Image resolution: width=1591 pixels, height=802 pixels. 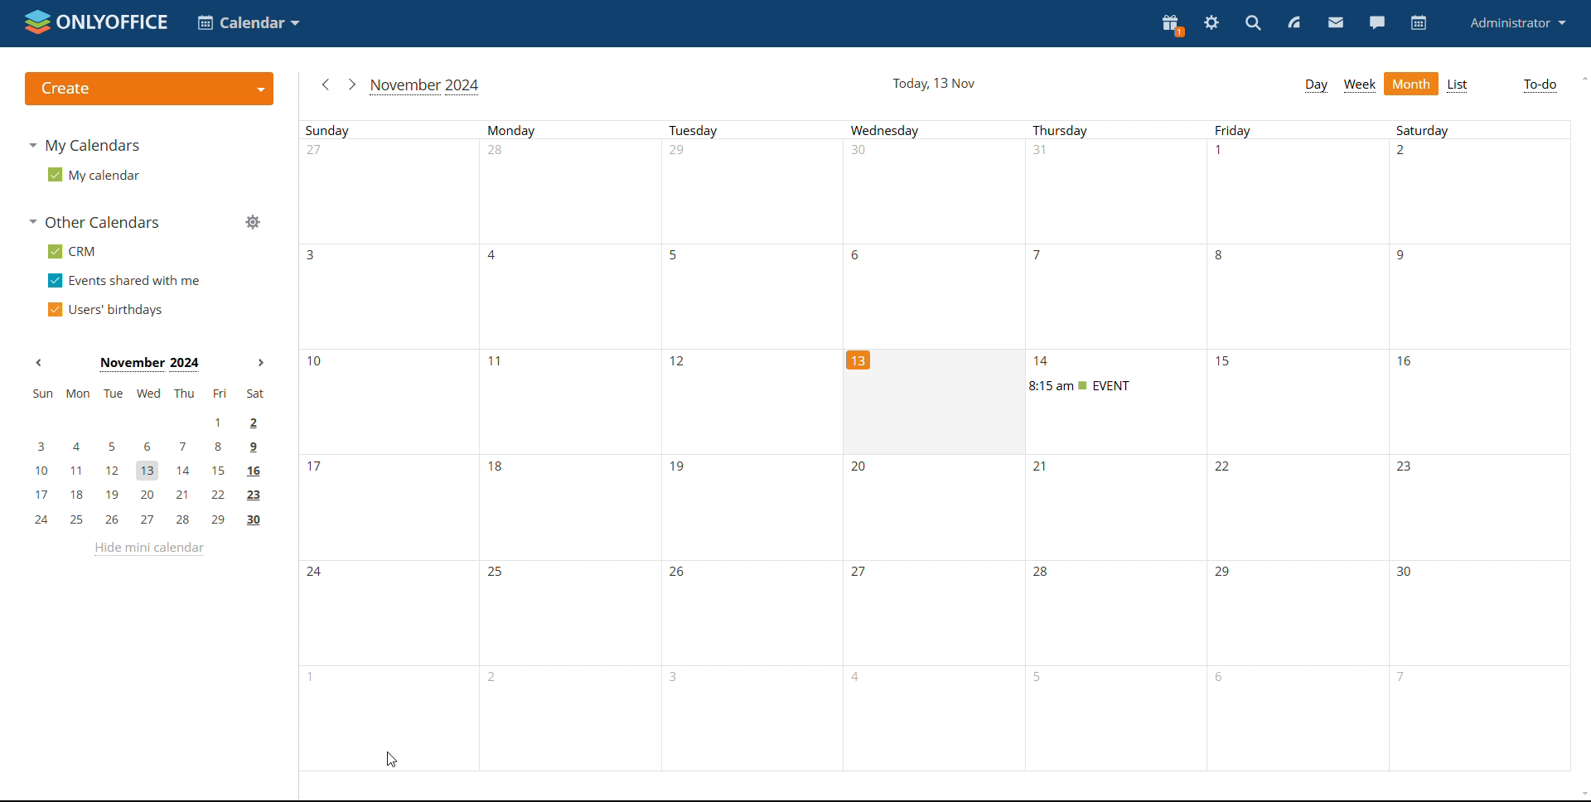 What do you see at coordinates (1581, 794) in the screenshot?
I see `scroll down` at bounding box center [1581, 794].